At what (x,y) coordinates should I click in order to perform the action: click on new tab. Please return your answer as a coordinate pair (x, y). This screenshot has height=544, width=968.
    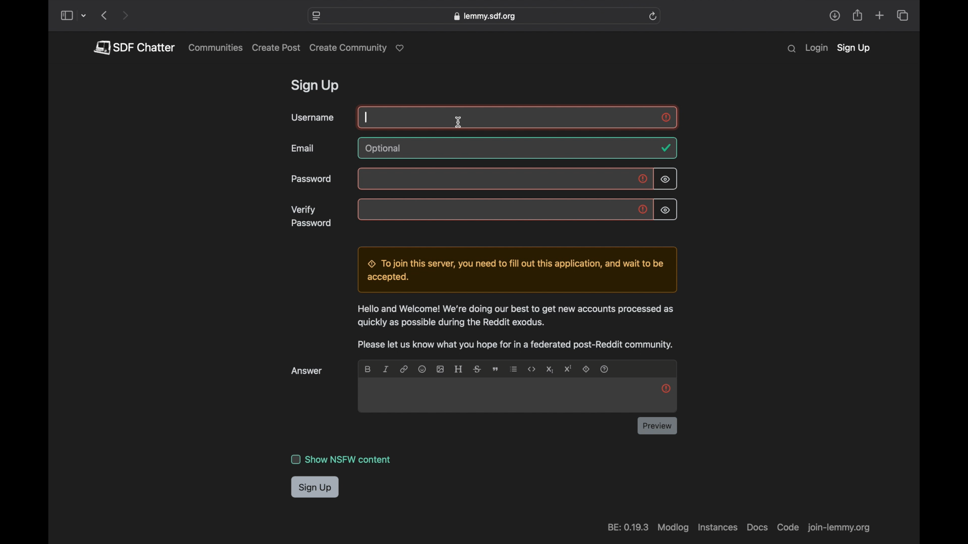
    Looking at the image, I should click on (880, 15).